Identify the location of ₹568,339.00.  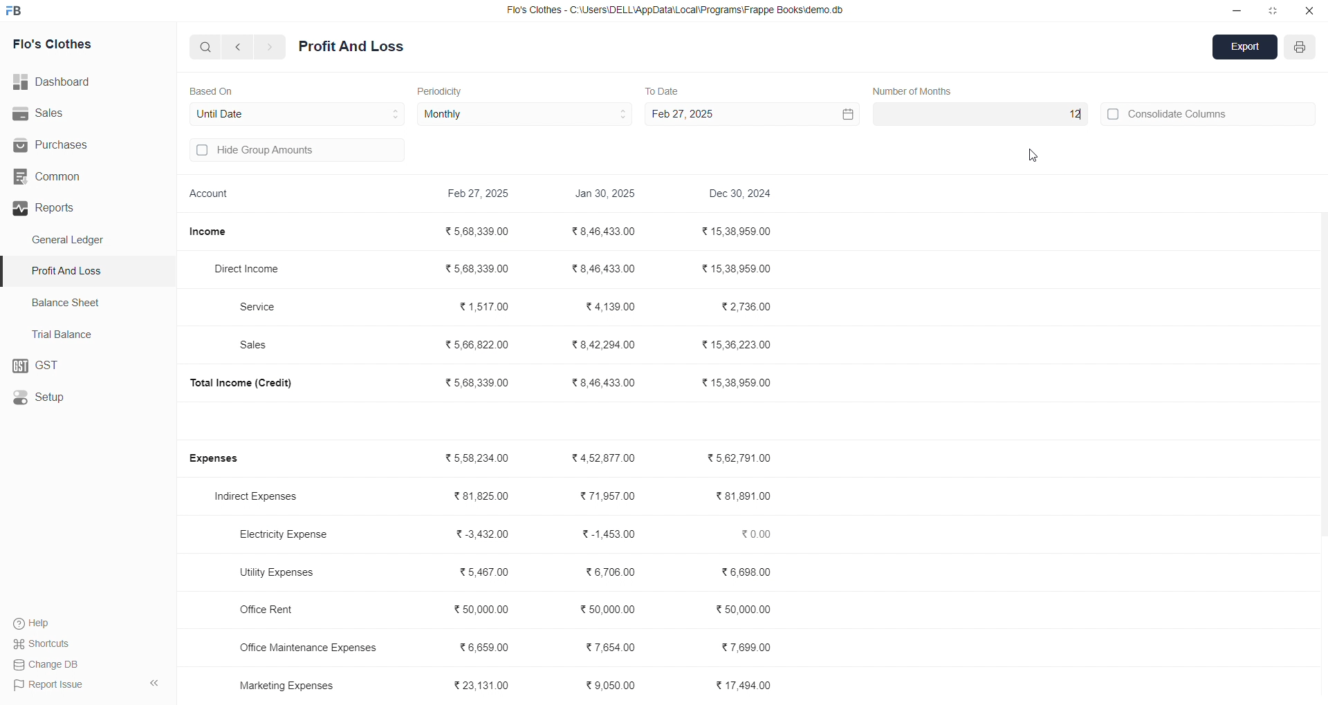
(481, 232).